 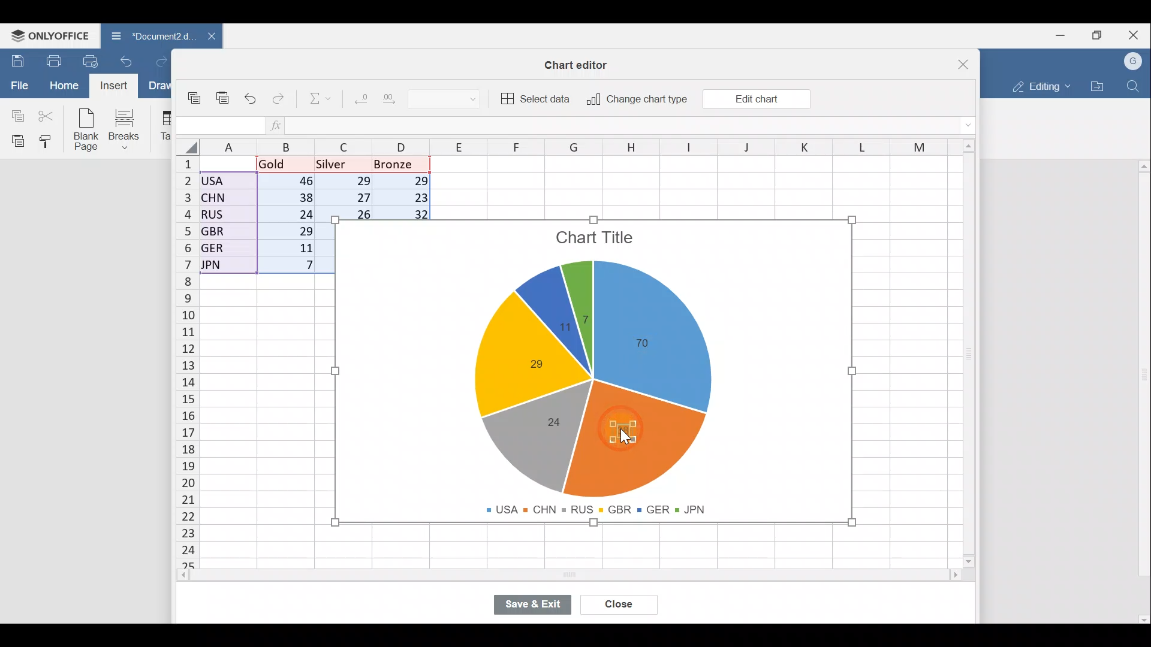 What do you see at coordinates (553, 420) in the screenshot?
I see `Chart label` at bounding box center [553, 420].